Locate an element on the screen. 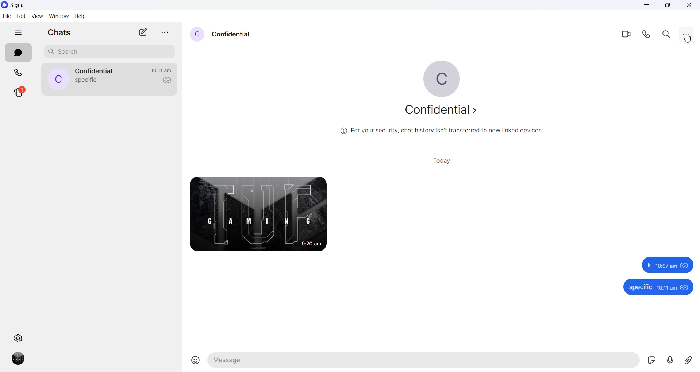 Image resolution: width=700 pixels, height=372 pixels. chats is located at coordinates (18, 53).